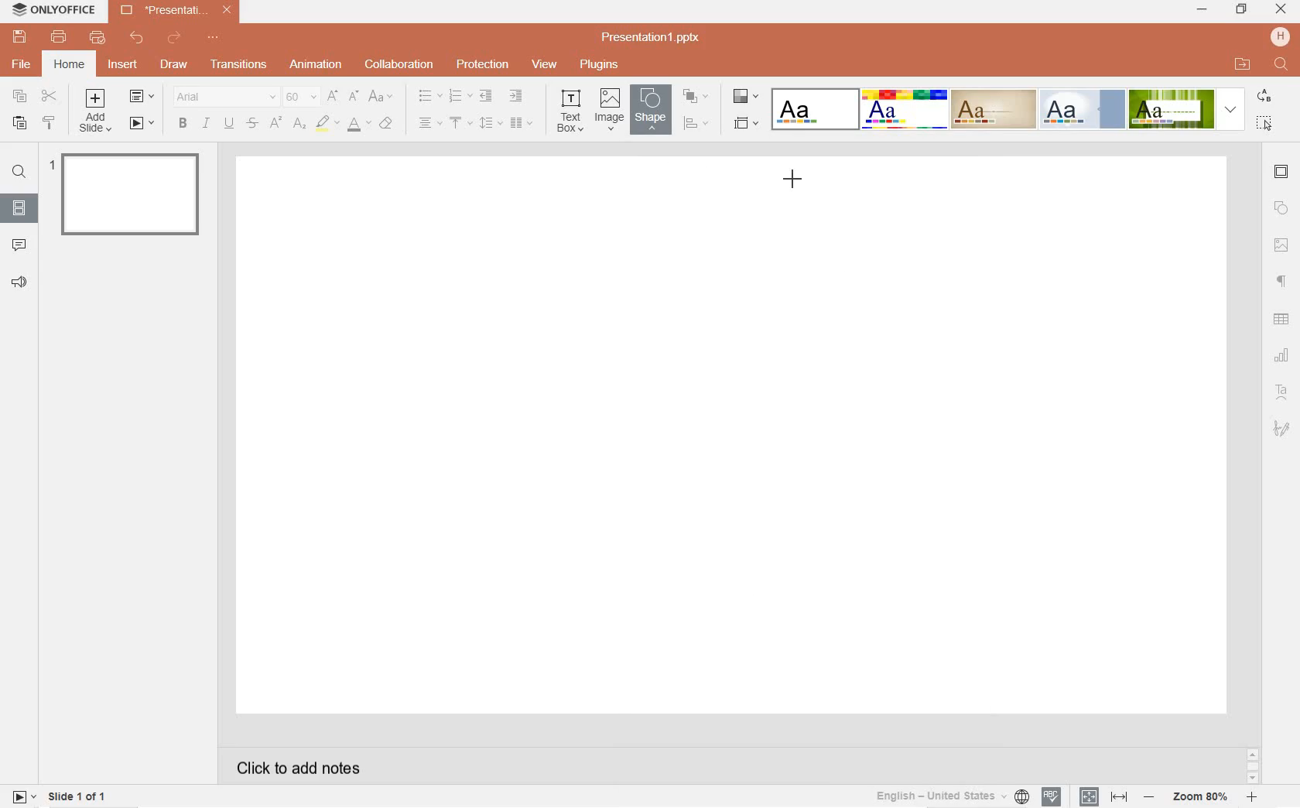 Image resolution: width=1300 pixels, height=808 pixels. I want to click on MINIMIZE, so click(1202, 11).